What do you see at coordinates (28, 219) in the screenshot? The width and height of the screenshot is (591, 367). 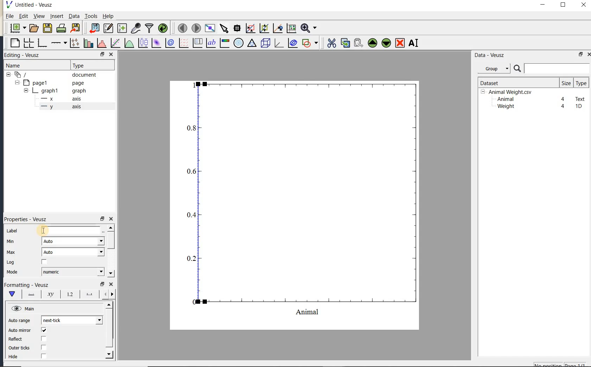 I see `Properties - Veusz` at bounding box center [28, 219].